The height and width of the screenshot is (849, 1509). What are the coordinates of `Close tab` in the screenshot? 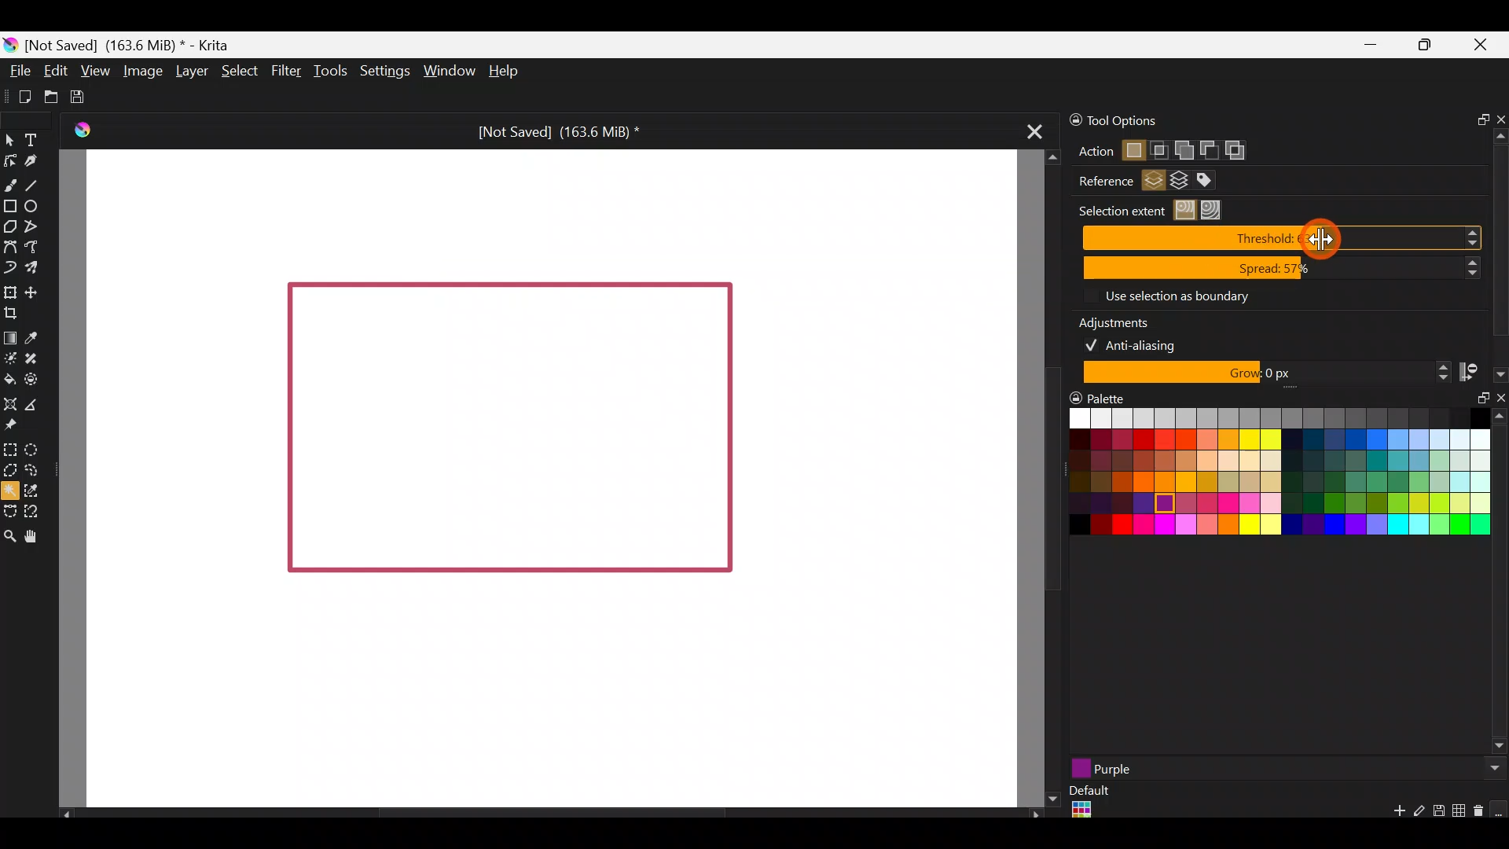 It's located at (1035, 136).